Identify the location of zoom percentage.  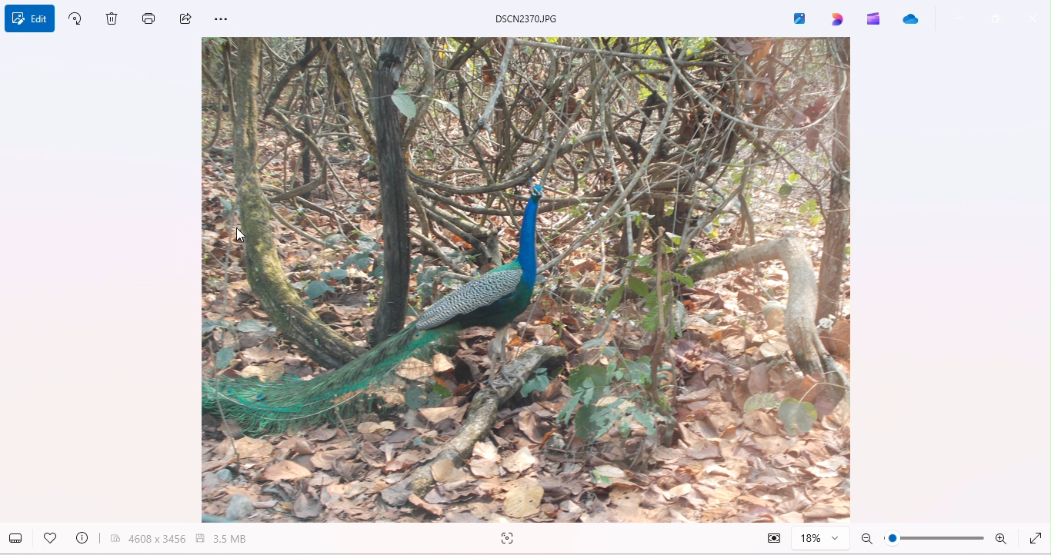
(820, 540).